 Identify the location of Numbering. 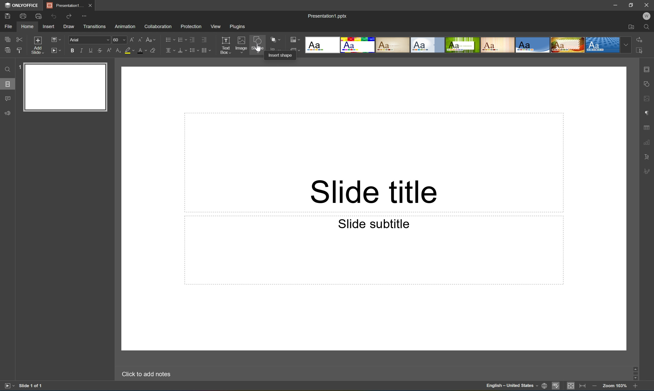
(180, 39).